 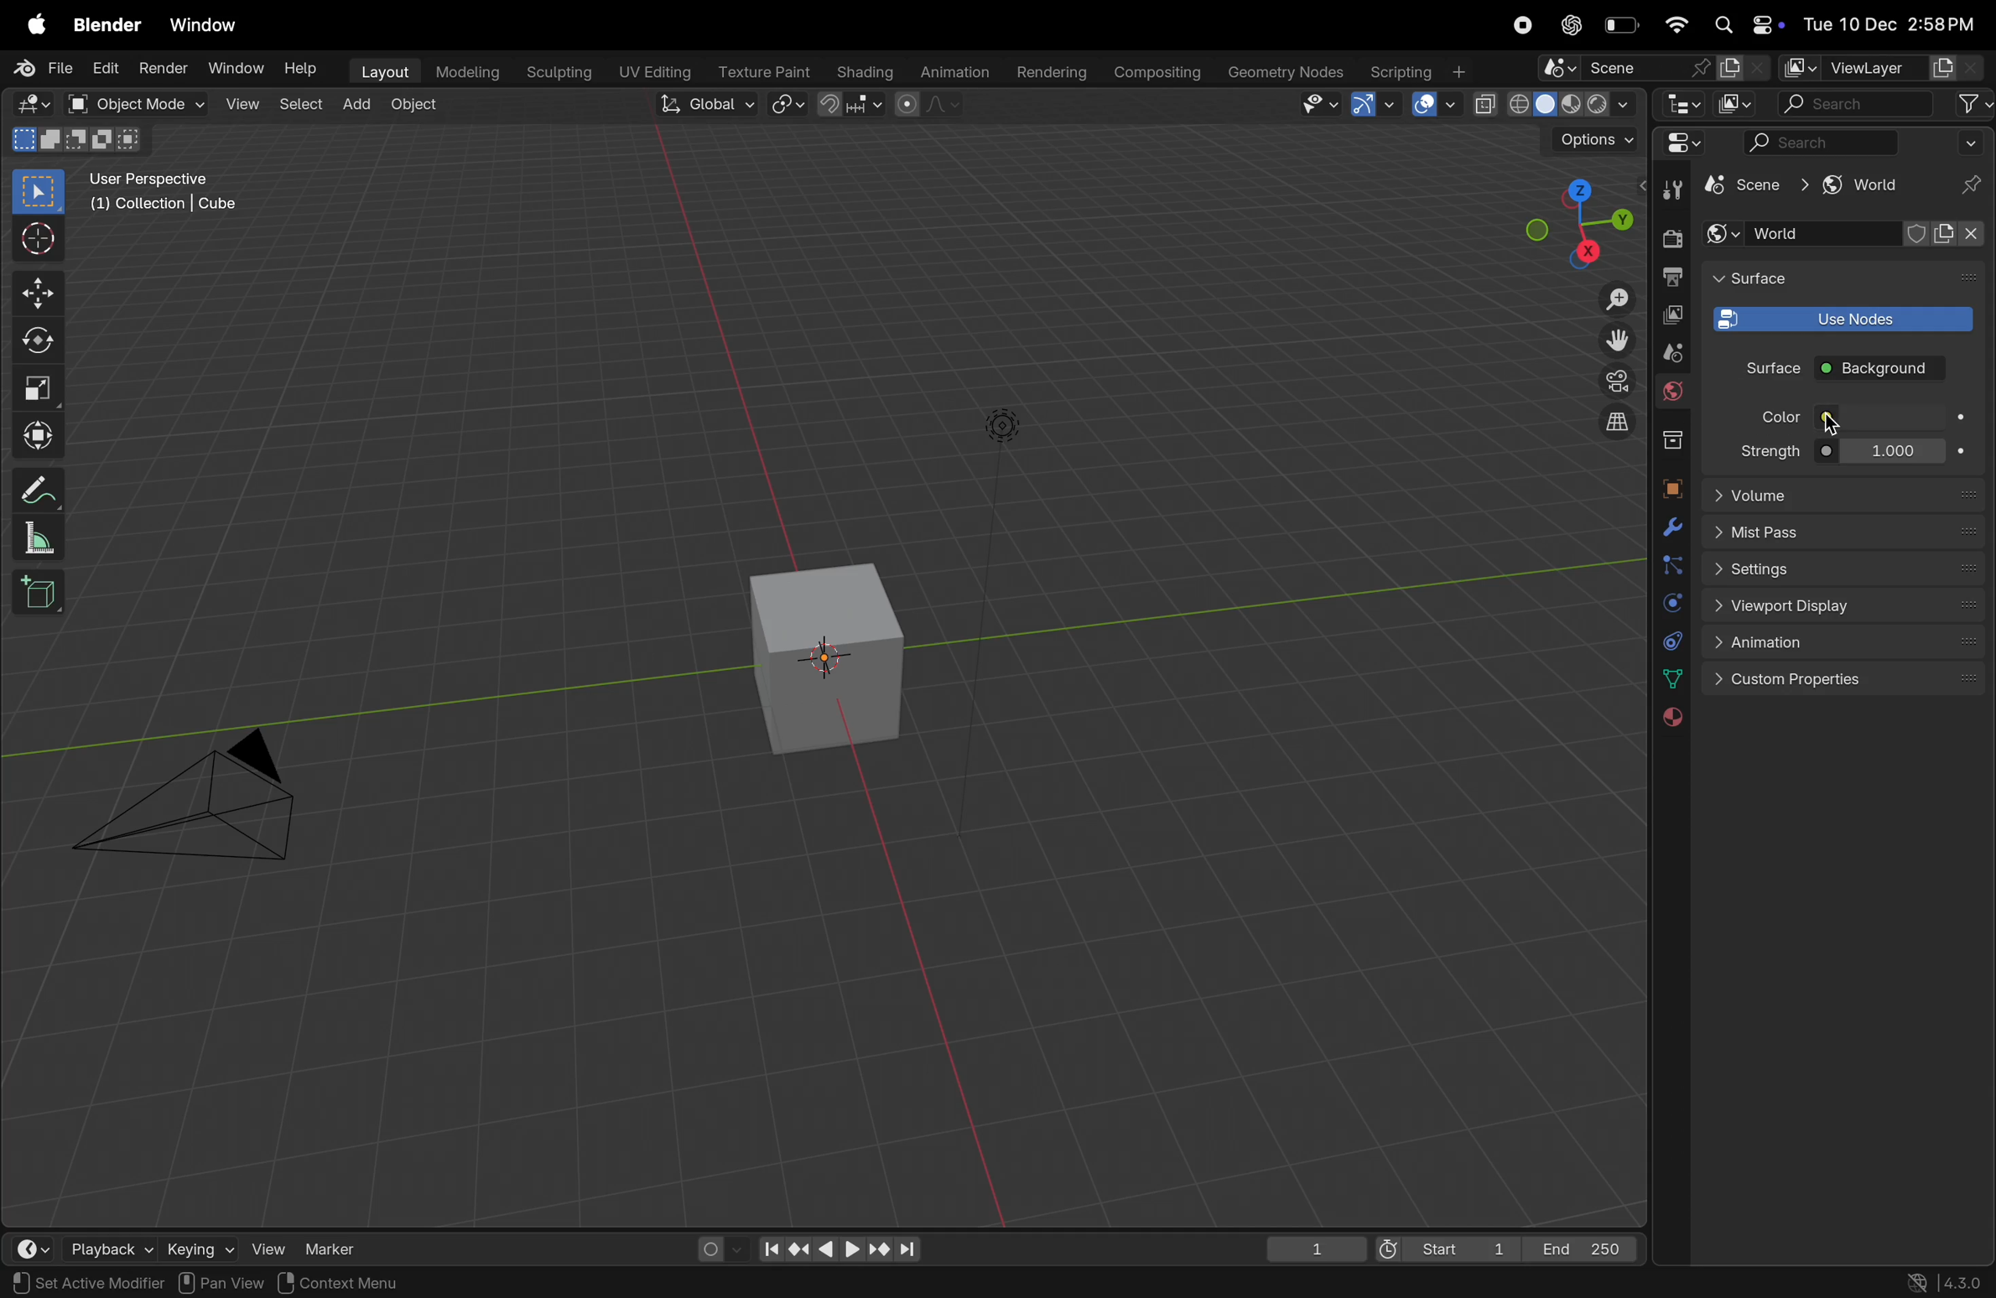 What do you see at coordinates (1307, 1245) in the screenshot?
I see `1` at bounding box center [1307, 1245].